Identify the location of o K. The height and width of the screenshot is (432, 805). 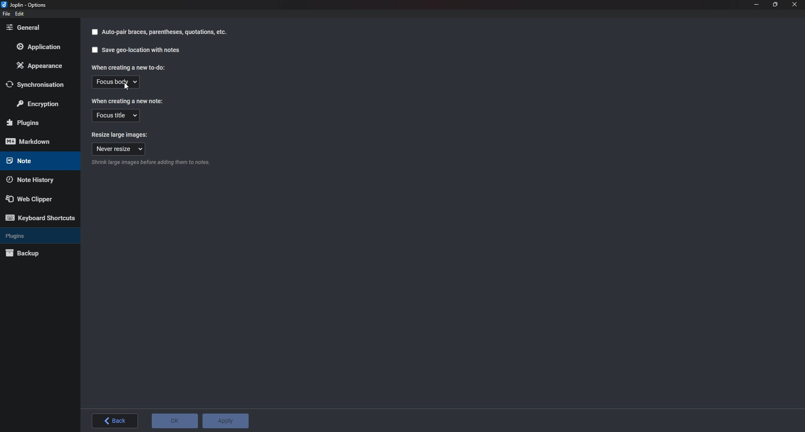
(175, 420).